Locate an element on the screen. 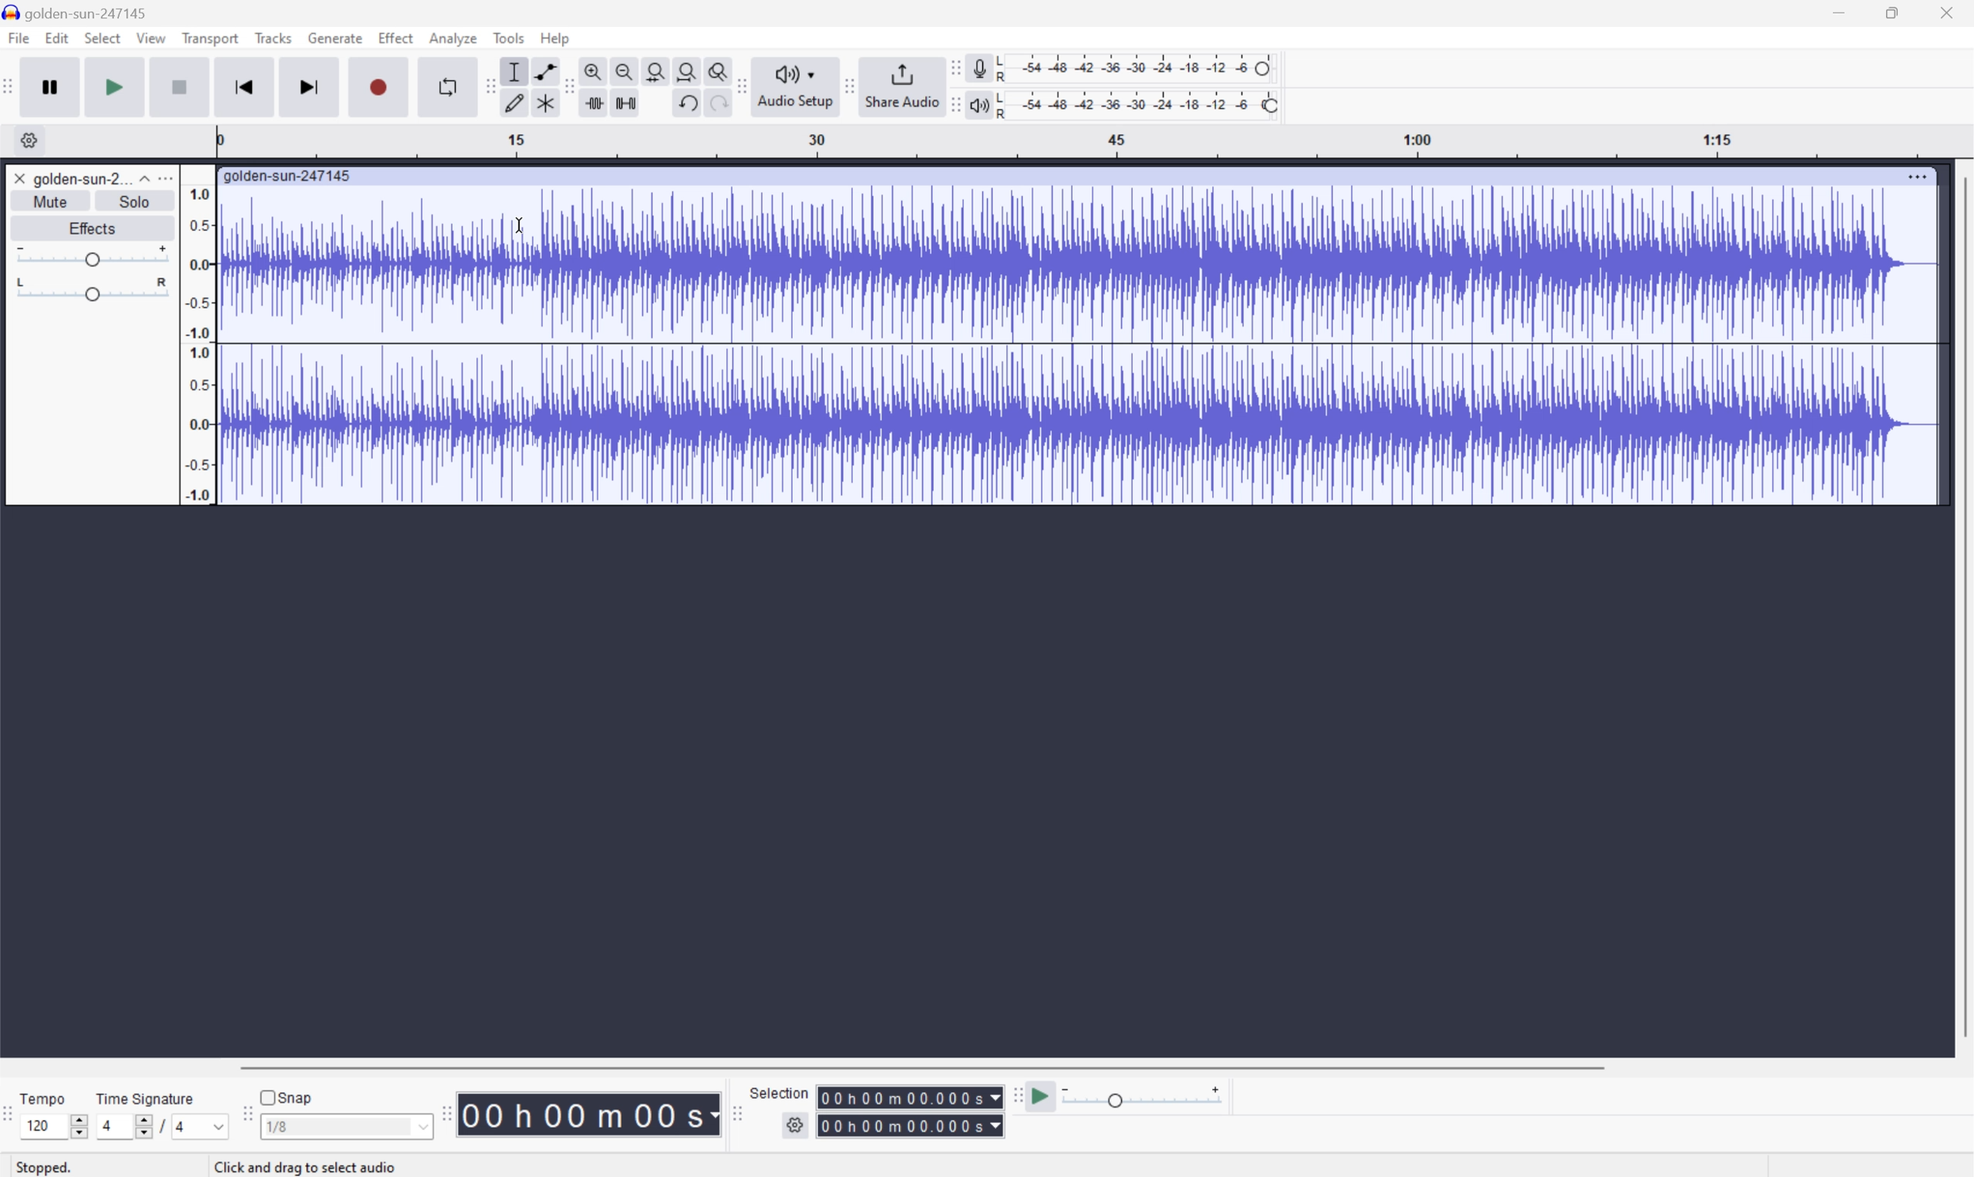 The image size is (1974, 1177). Solo is located at coordinates (137, 201).